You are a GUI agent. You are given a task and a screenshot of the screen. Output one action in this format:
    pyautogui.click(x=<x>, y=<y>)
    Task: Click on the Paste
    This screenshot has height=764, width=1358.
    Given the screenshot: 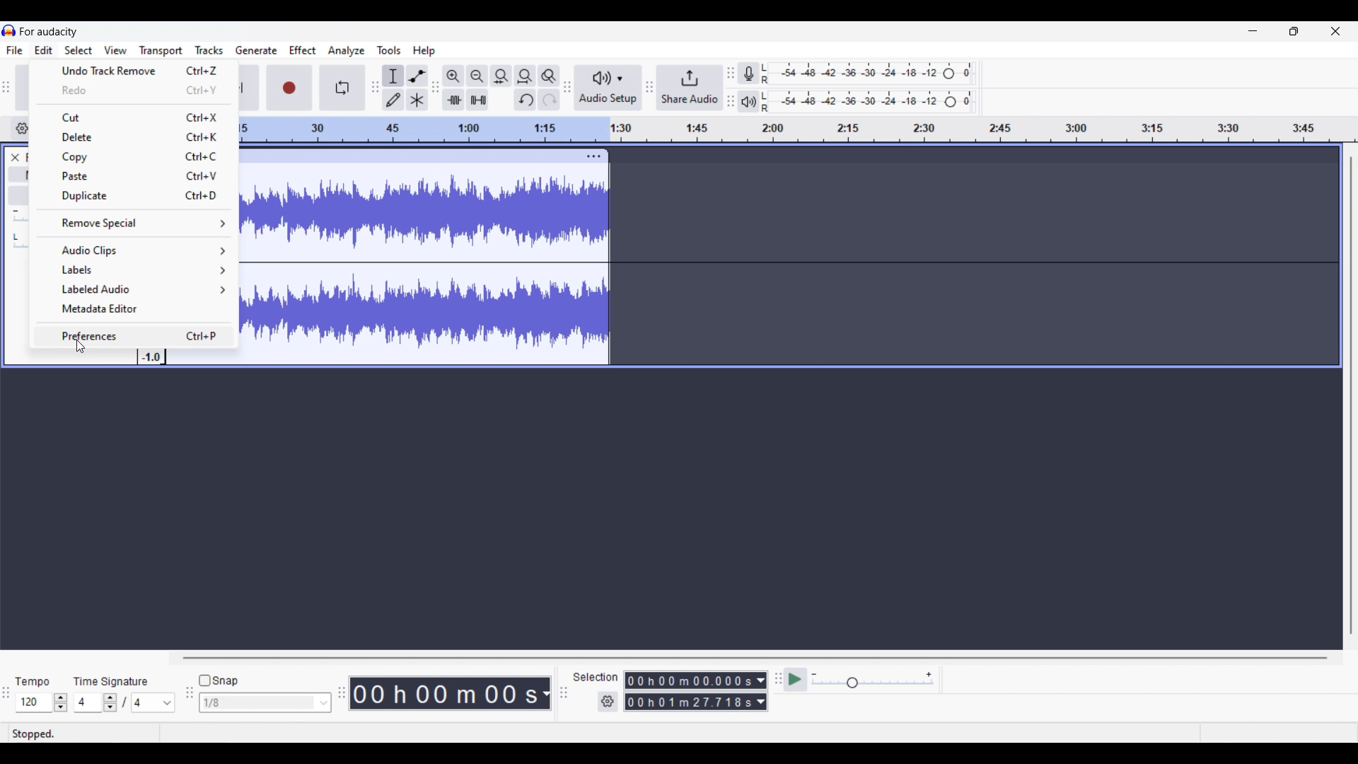 What is the action you would take?
    pyautogui.click(x=135, y=175)
    